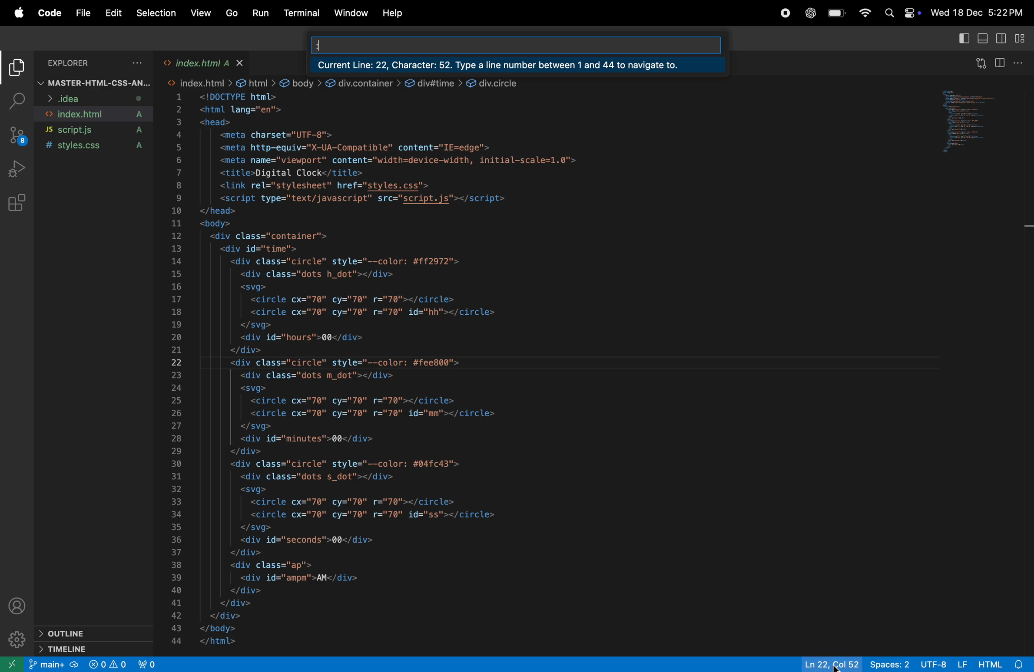 The width and height of the screenshot is (1034, 672). Describe the element at coordinates (835, 13) in the screenshot. I see `battery` at that location.